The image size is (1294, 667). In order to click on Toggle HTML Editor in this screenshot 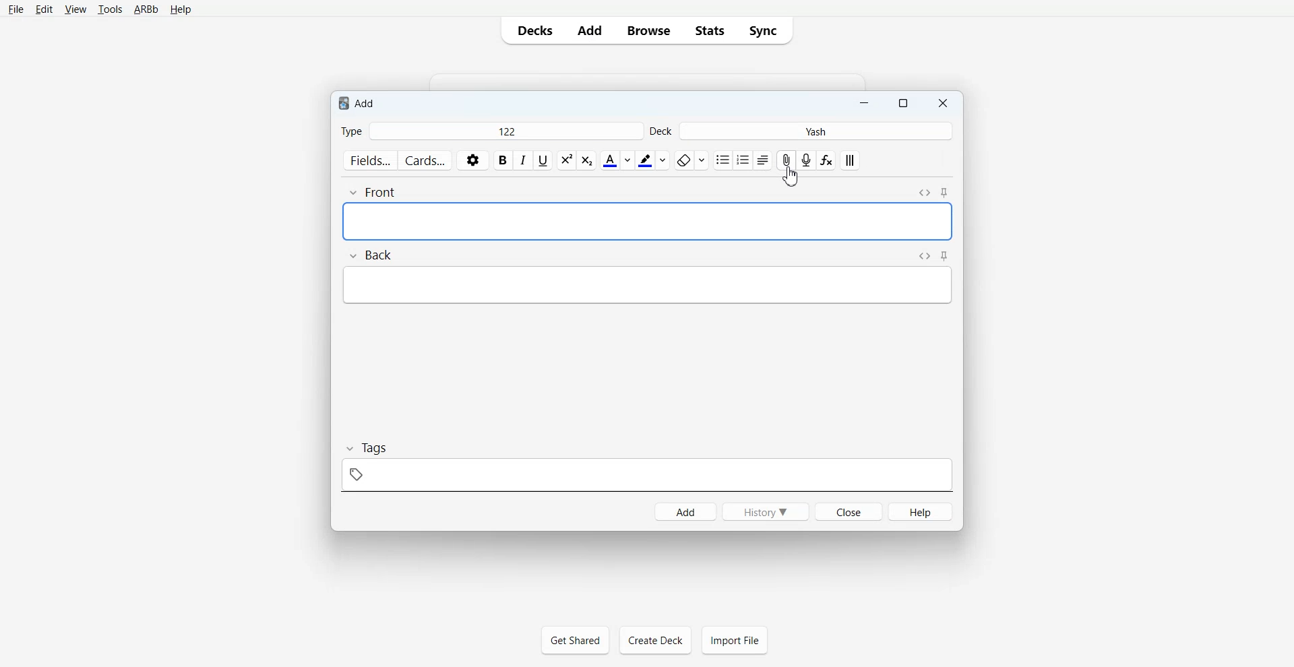, I will do `click(925, 256)`.